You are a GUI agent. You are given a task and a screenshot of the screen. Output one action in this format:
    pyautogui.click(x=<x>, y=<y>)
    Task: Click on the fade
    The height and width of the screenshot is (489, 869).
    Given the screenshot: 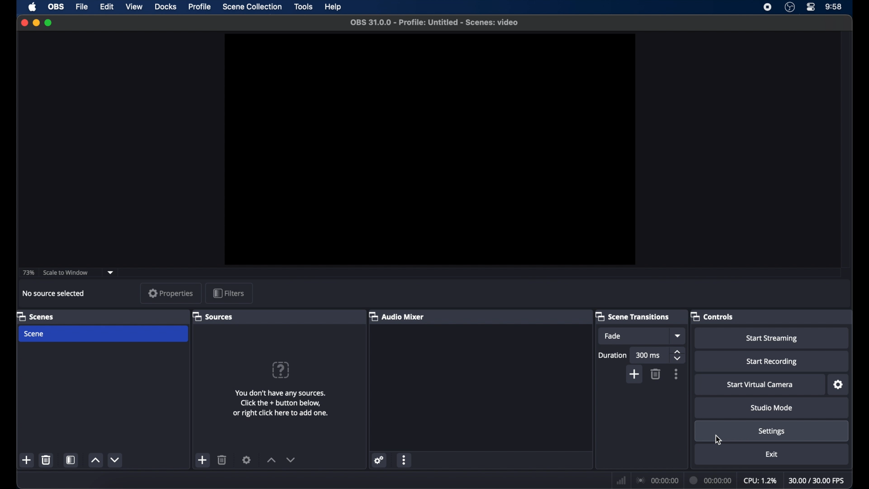 What is the action you would take?
    pyautogui.click(x=613, y=336)
    